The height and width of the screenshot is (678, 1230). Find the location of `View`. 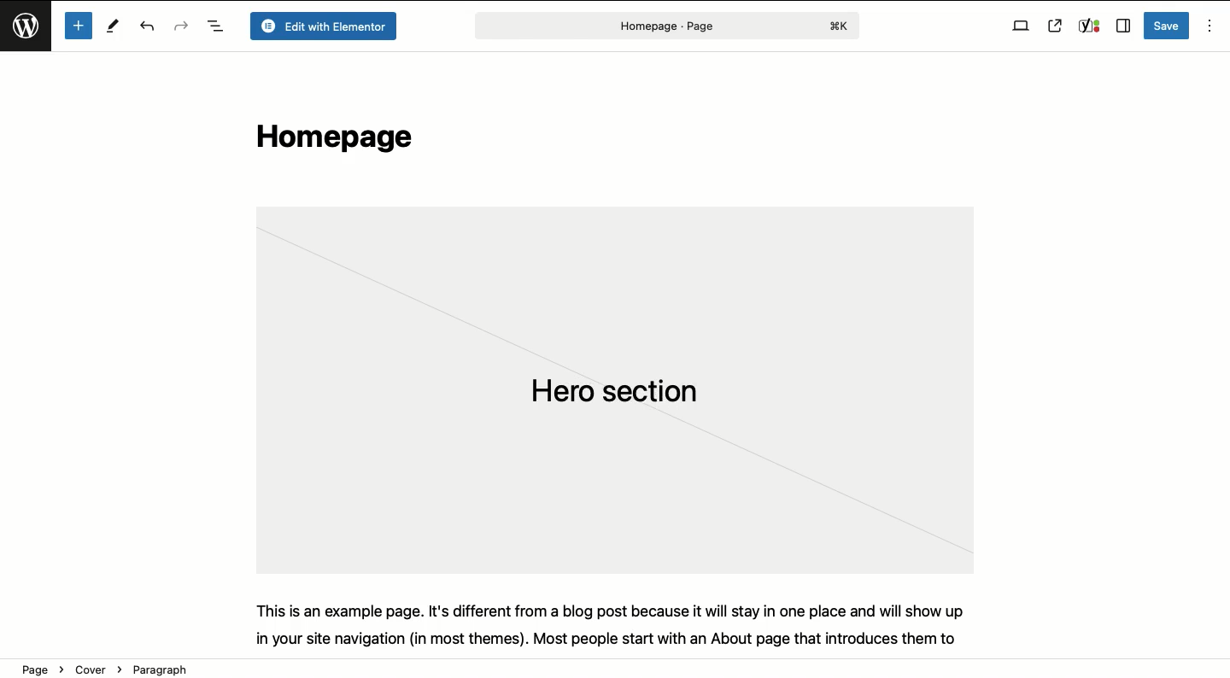

View is located at coordinates (1021, 26).